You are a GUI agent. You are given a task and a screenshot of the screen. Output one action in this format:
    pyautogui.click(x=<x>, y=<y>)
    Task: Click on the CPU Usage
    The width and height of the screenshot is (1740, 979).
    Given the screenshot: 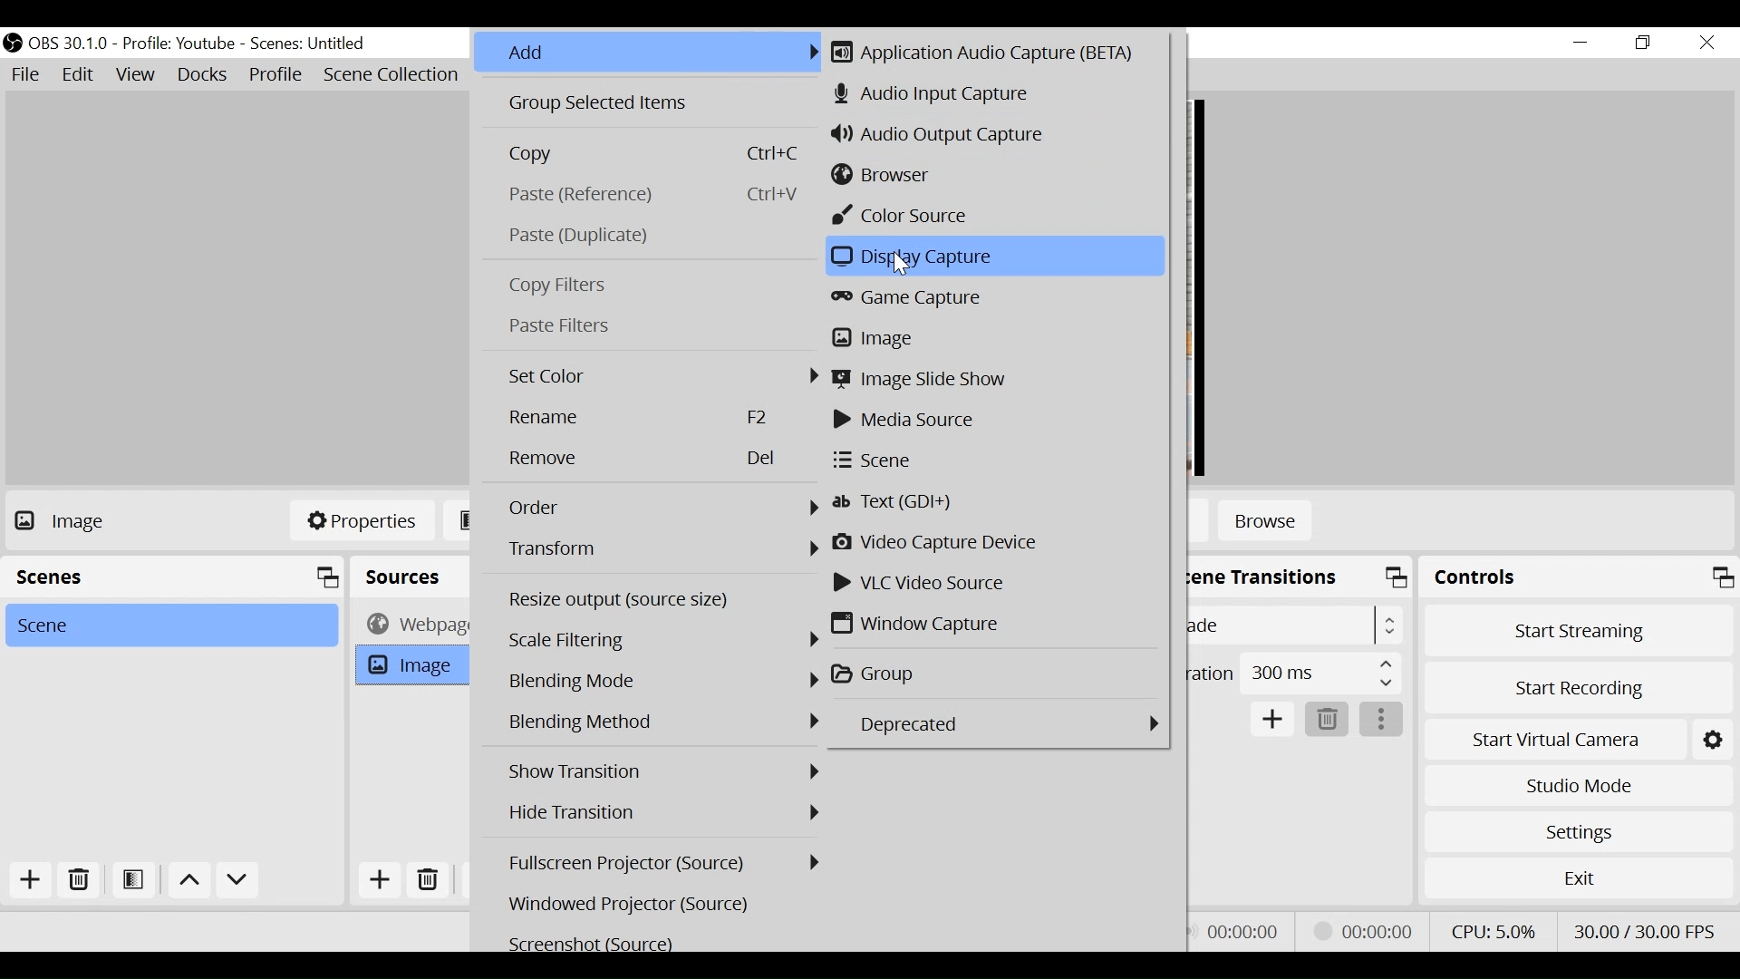 What is the action you would take?
    pyautogui.click(x=1493, y=931)
    